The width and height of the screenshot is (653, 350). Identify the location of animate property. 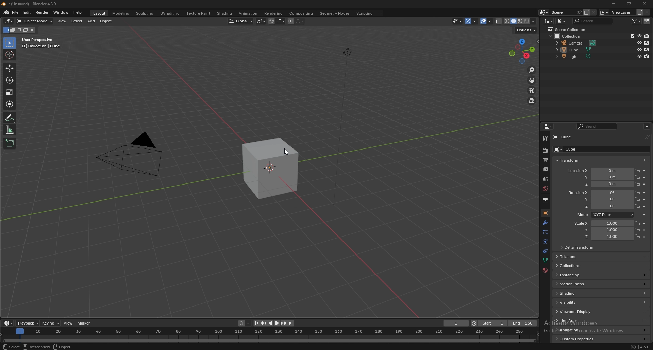
(644, 237).